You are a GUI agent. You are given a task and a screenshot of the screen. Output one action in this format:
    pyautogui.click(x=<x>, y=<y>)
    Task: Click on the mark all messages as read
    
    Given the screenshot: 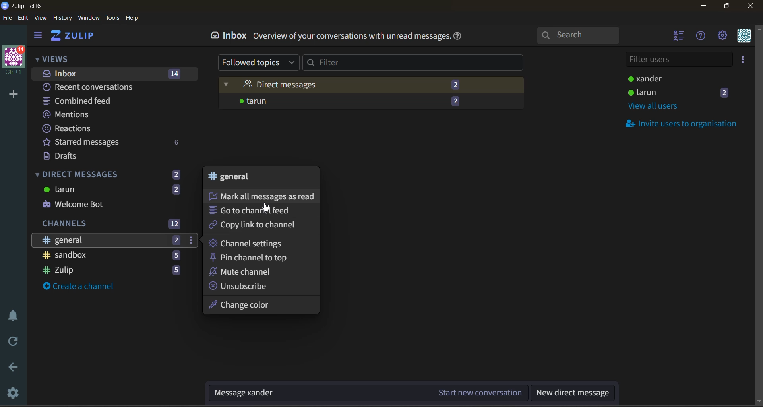 What is the action you would take?
    pyautogui.click(x=260, y=196)
    